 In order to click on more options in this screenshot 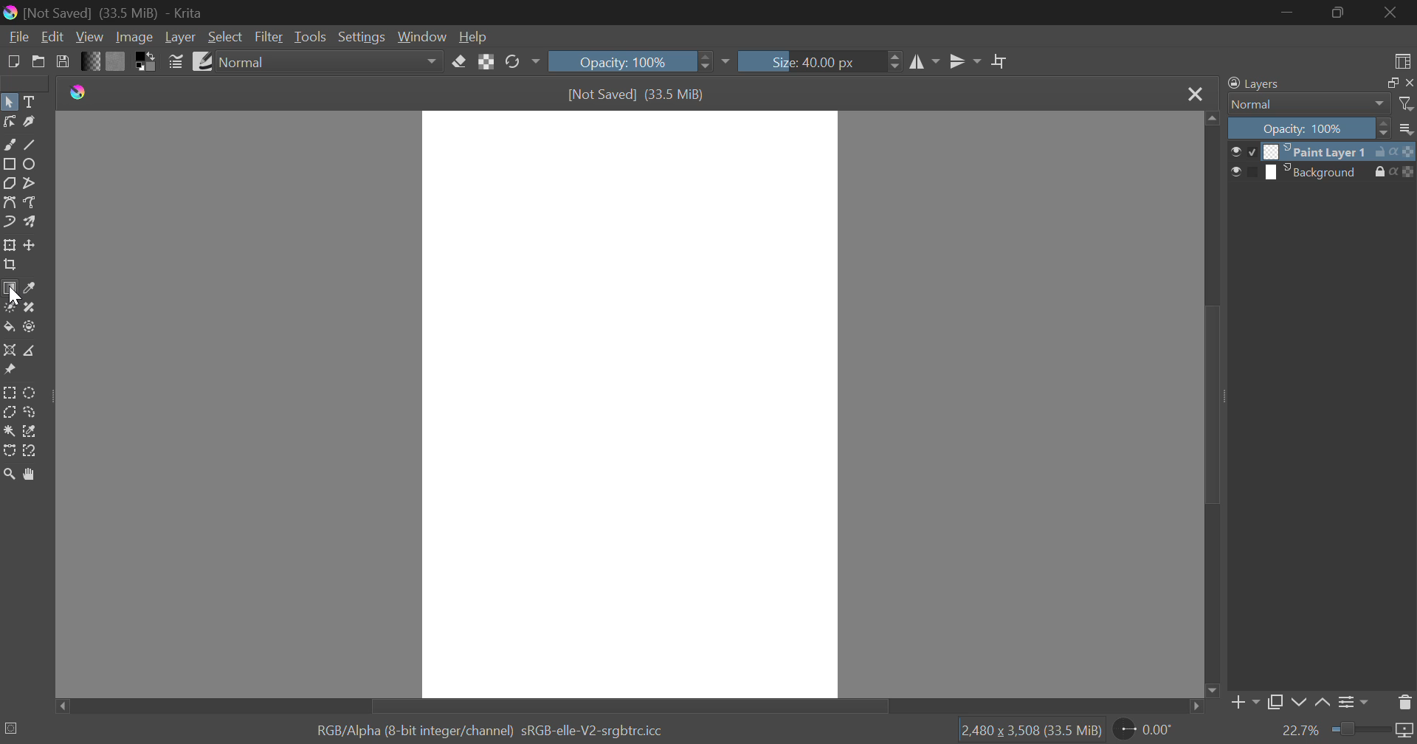, I will do `click(1407, 128)`.